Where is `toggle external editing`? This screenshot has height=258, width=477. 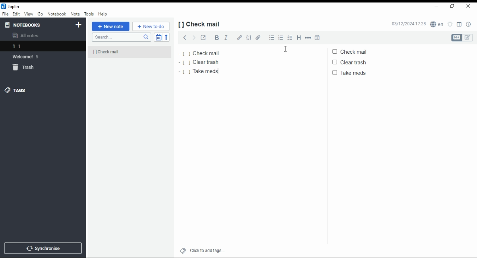
toggle external editing is located at coordinates (203, 38).